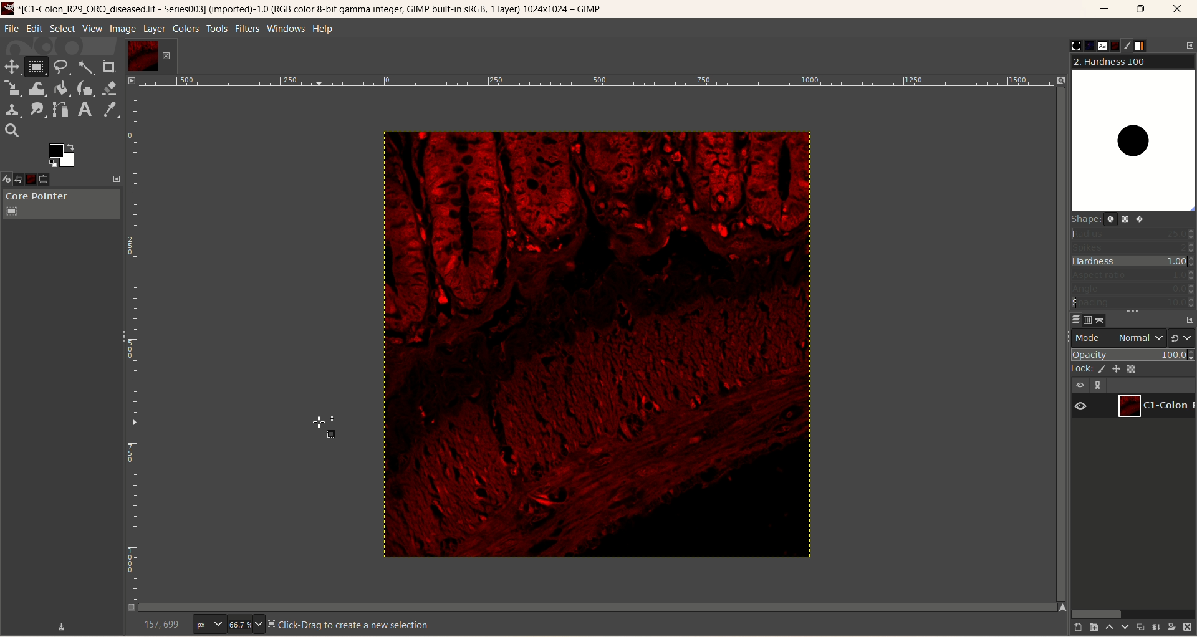 This screenshot has width=1197, height=637. Describe the element at coordinates (35, 28) in the screenshot. I see `edit` at that location.